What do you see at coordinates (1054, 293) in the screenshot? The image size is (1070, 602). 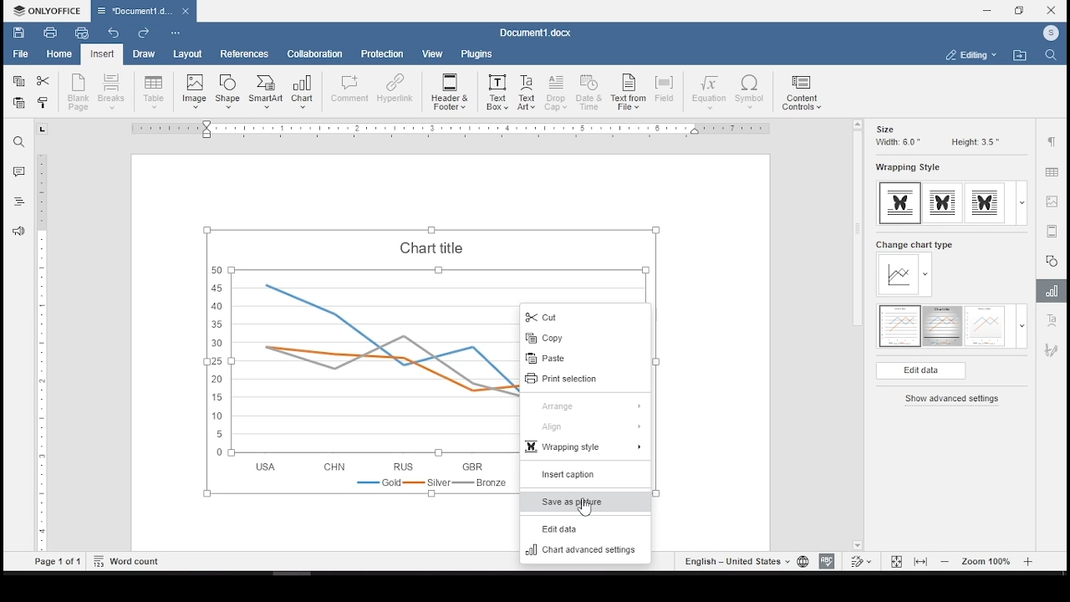 I see `chart settings` at bounding box center [1054, 293].